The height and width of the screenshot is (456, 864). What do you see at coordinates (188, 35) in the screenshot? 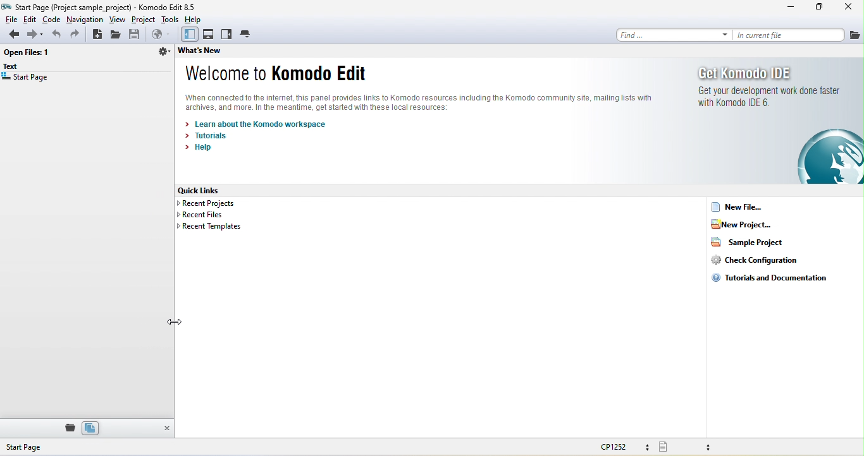
I see `left pane` at bounding box center [188, 35].